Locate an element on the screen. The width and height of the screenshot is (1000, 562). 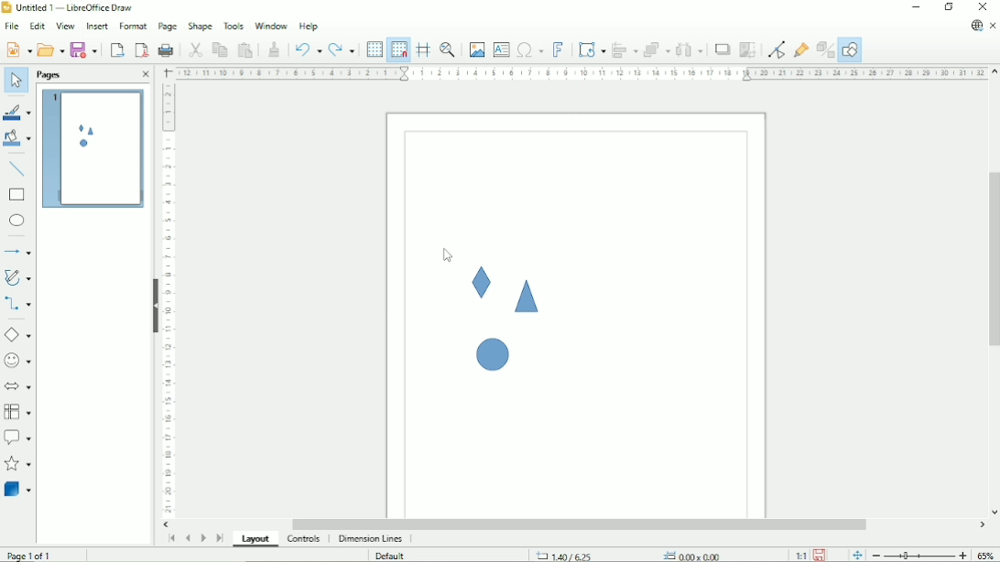
Vertical scroll button is located at coordinates (994, 513).